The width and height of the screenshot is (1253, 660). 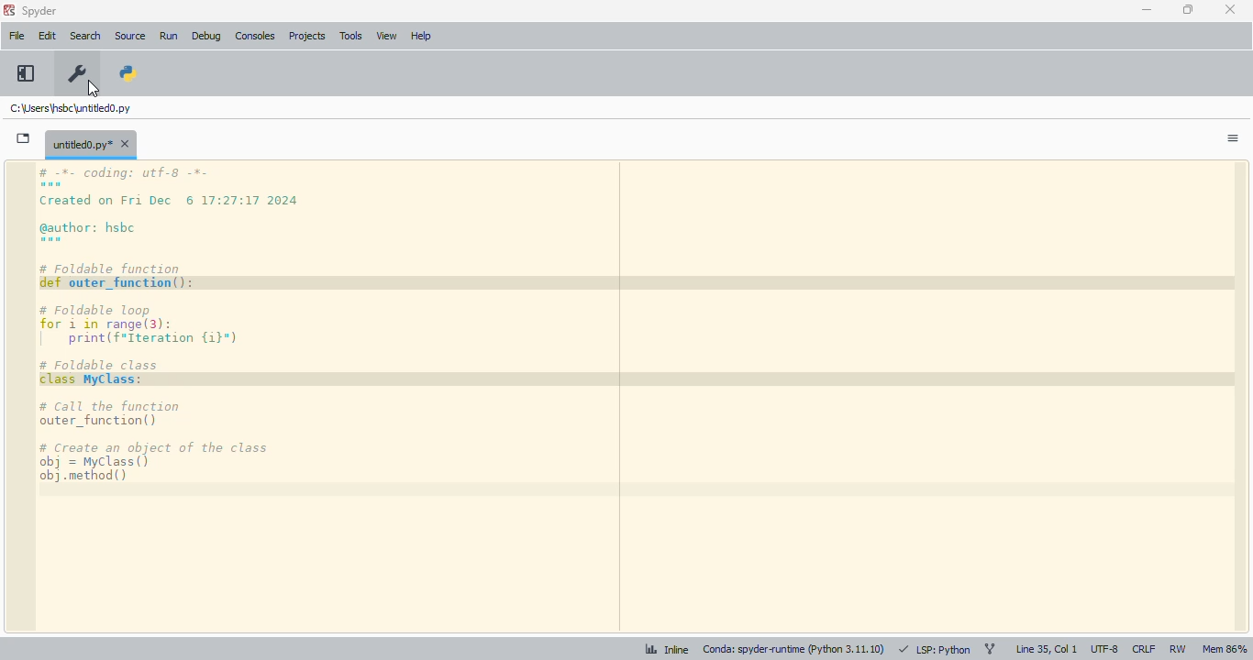 I want to click on untitled0.py, so click(x=91, y=143).